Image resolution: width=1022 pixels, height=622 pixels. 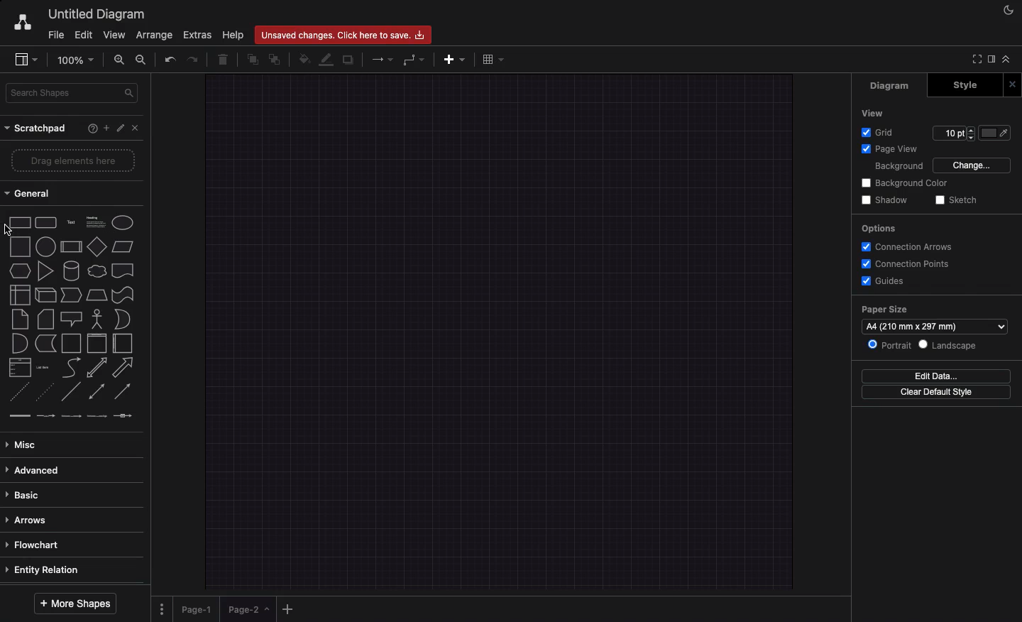 What do you see at coordinates (96, 270) in the screenshot?
I see `cloud` at bounding box center [96, 270].